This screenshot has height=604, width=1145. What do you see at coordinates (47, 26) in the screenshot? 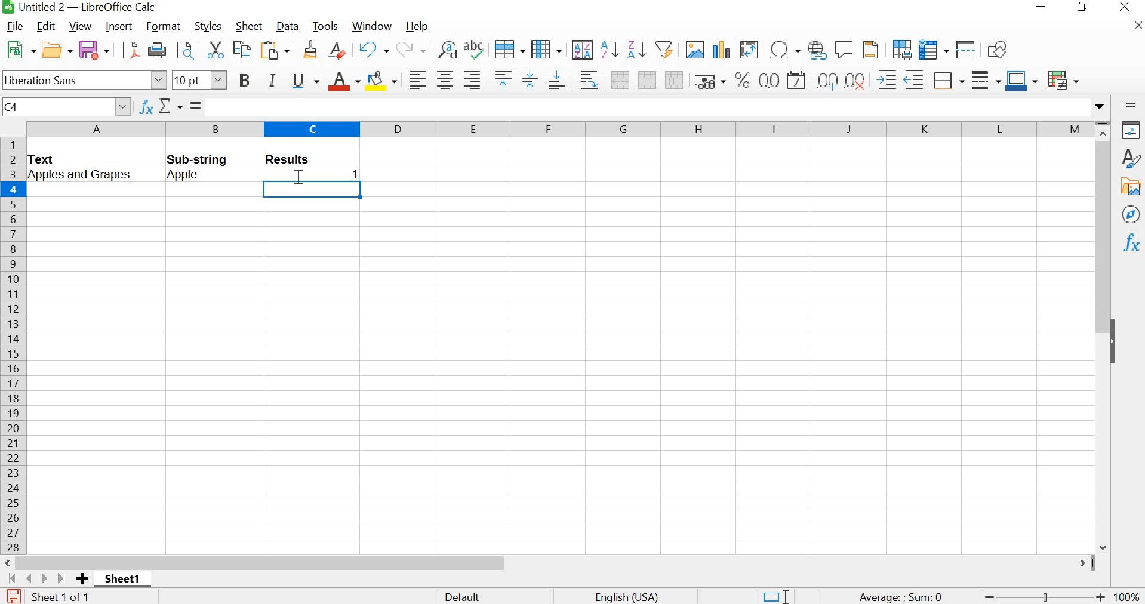
I see `edit` at bounding box center [47, 26].